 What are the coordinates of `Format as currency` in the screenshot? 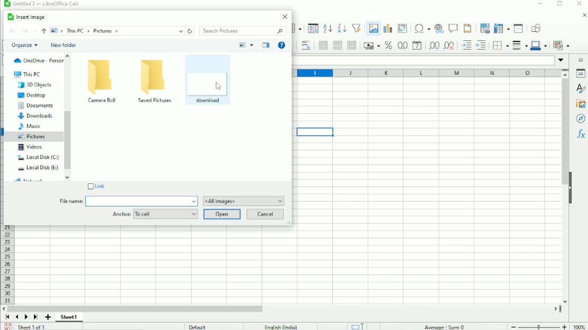 It's located at (370, 46).